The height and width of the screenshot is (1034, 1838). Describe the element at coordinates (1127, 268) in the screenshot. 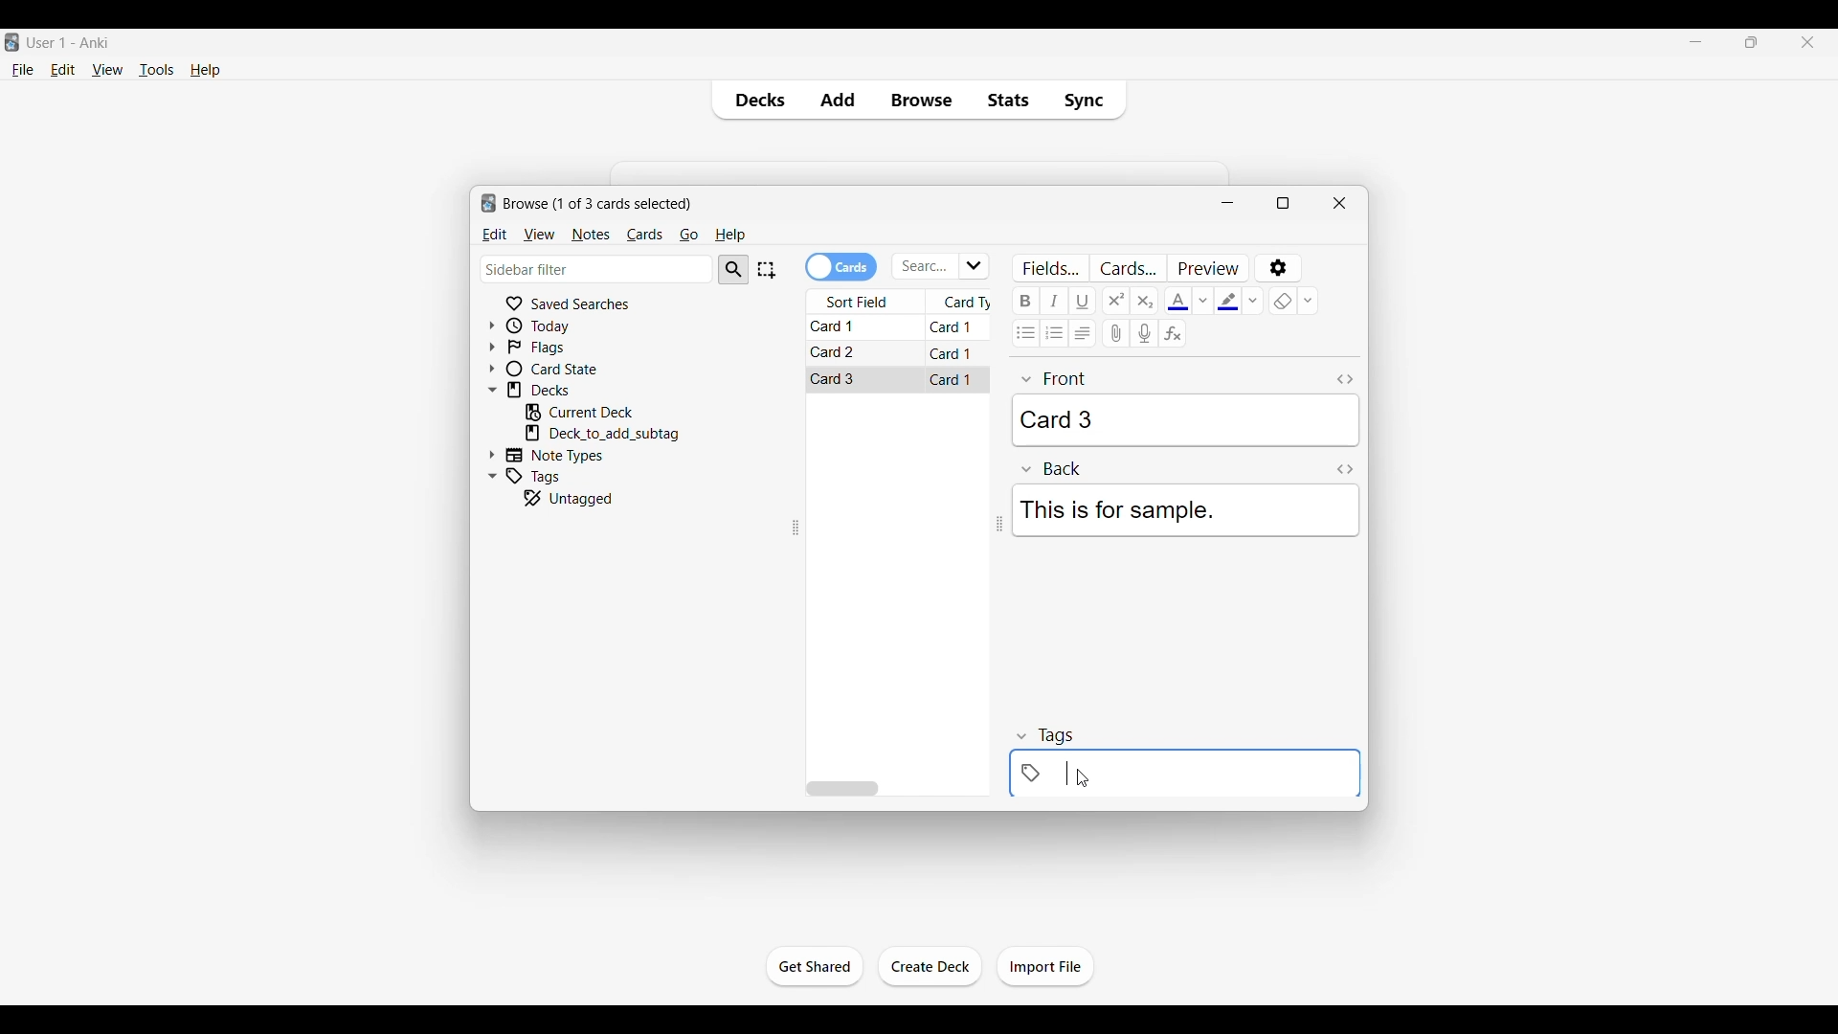

I see `Customize card templates` at that location.